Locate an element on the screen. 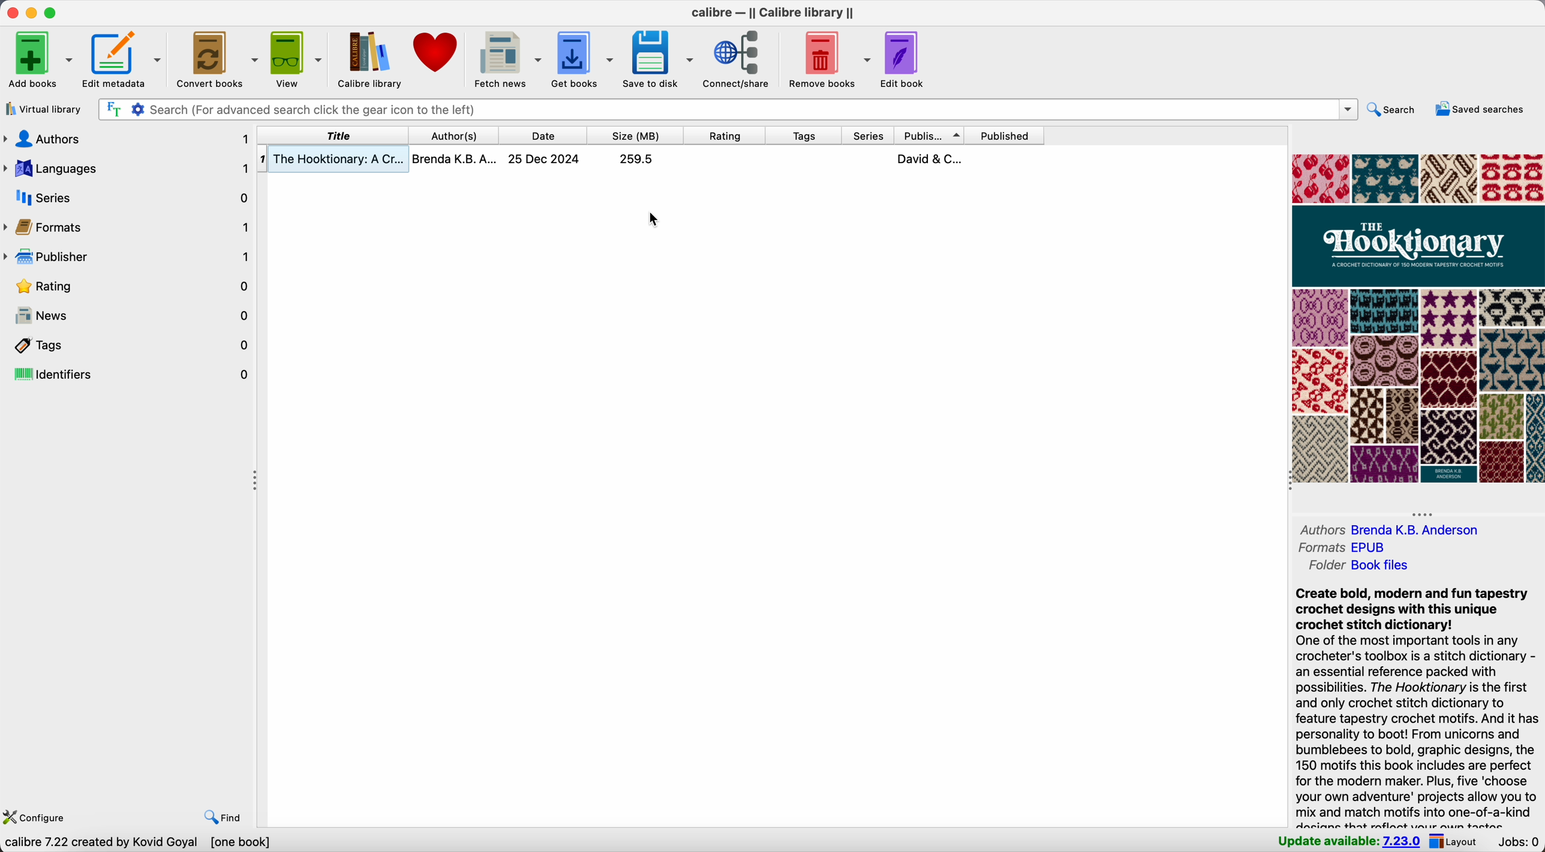 The height and width of the screenshot is (852, 1545). identifiers is located at coordinates (131, 374).